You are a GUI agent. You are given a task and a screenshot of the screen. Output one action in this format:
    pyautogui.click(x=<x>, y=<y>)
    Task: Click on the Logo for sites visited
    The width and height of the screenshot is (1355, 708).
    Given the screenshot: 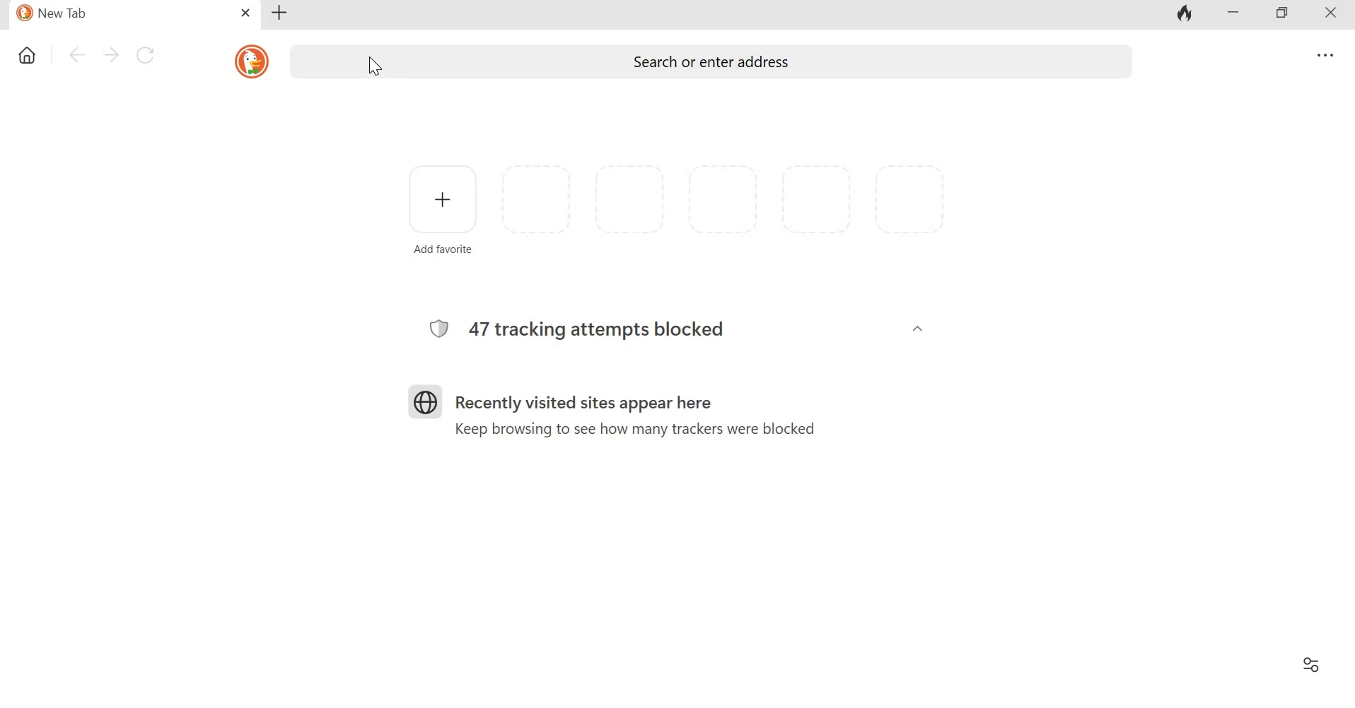 What is the action you would take?
    pyautogui.click(x=425, y=402)
    